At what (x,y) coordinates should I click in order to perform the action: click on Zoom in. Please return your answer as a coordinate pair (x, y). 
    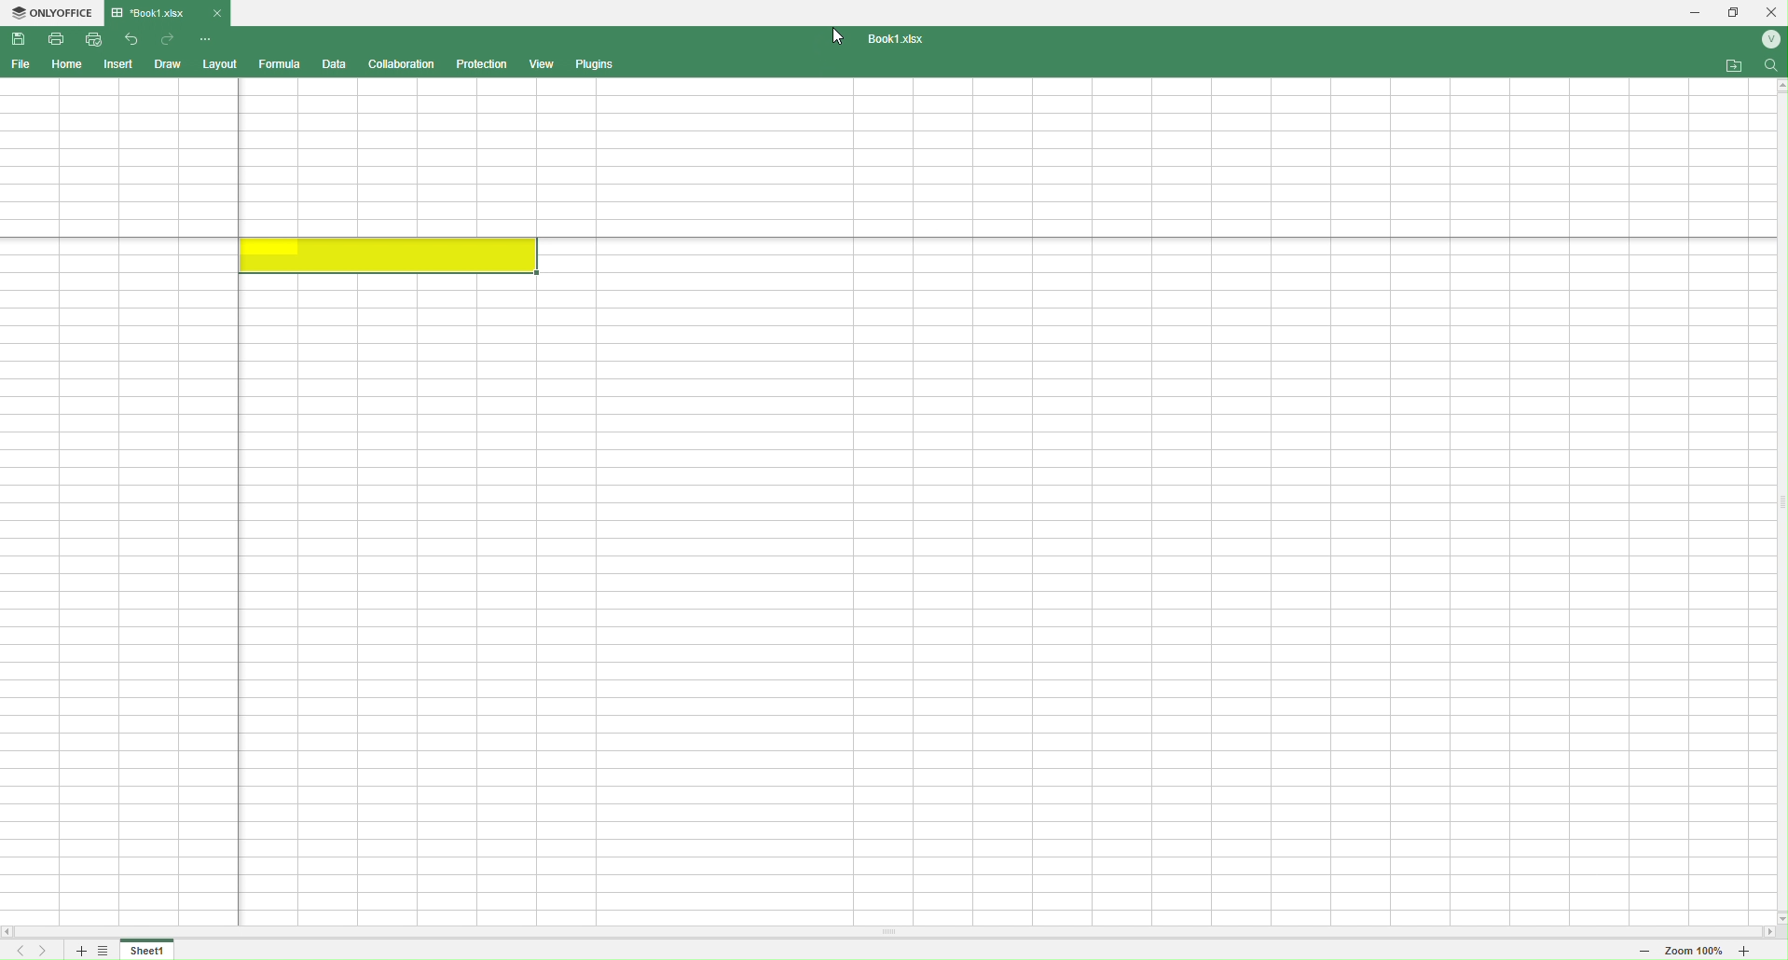
    Looking at the image, I should click on (1761, 953).